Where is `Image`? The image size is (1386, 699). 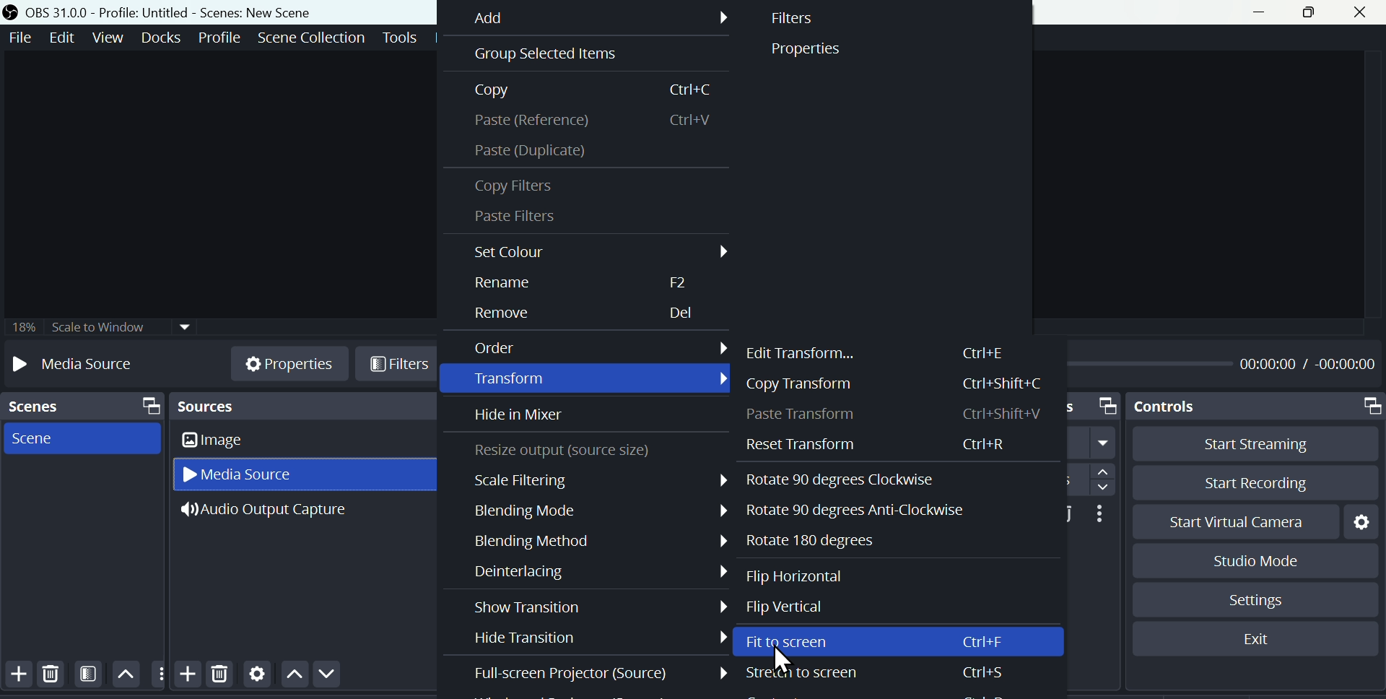 Image is located at coordinates (242, 441).